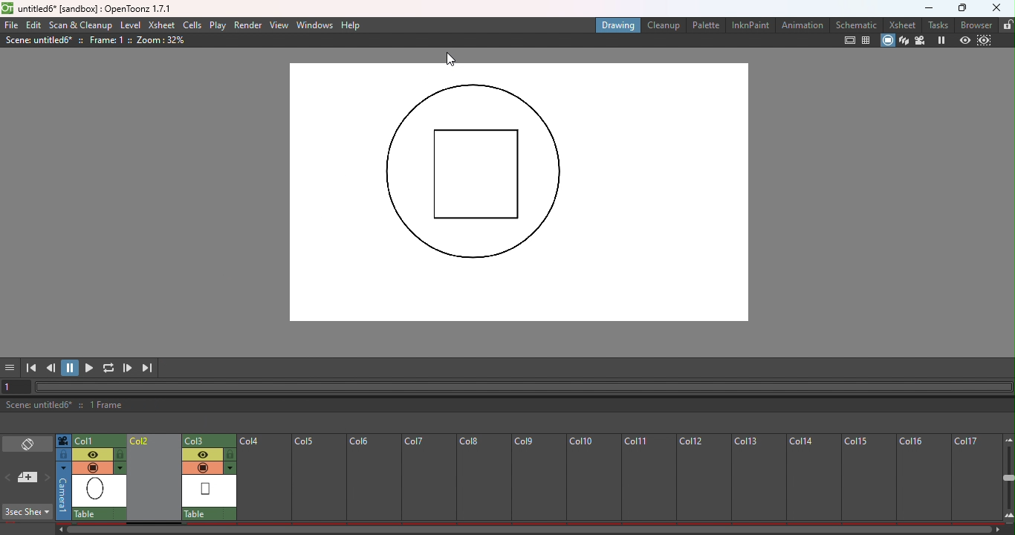 This screenshot has height=535, width=1015. What do you see at coordinates (849, 42) in the screenshot?
I see `Safe area` at bounding box center [849, 42].